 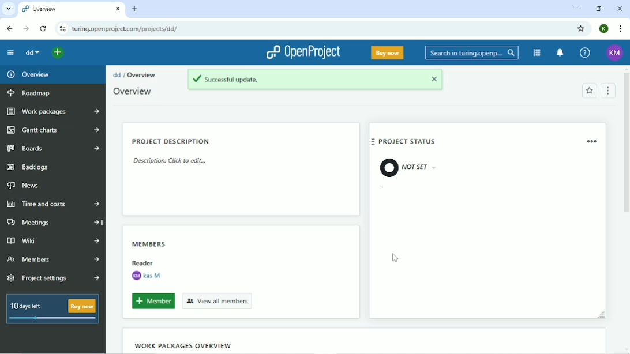 I want to click on Forward, so click(x=25, y=29).